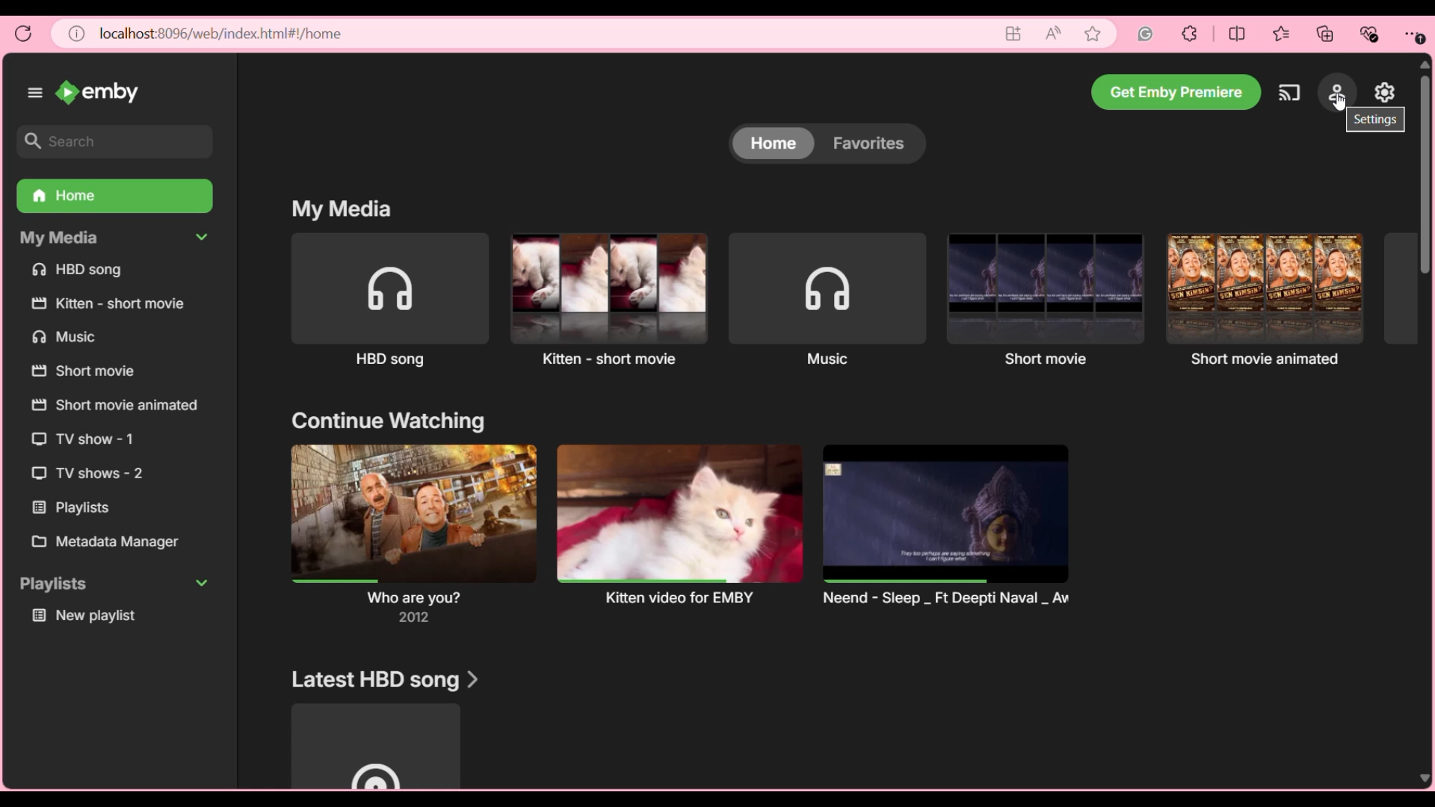  Describe the element at coordinates (1339, 105) in the screenshot. I see `cursor` at that location.